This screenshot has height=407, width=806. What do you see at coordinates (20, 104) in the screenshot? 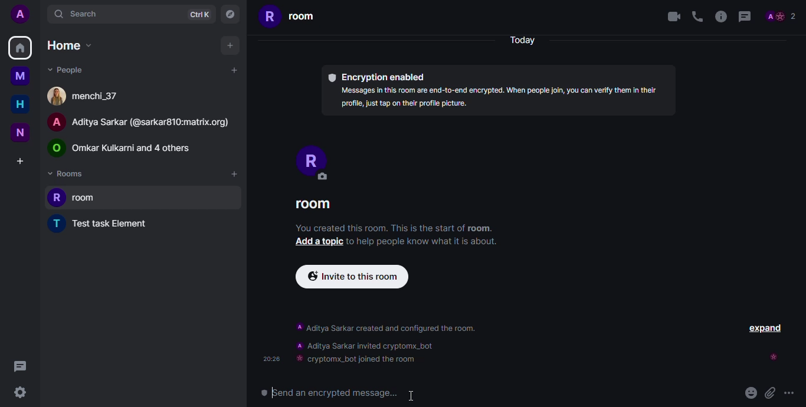
I see `home` at bounding box center [20, 104].